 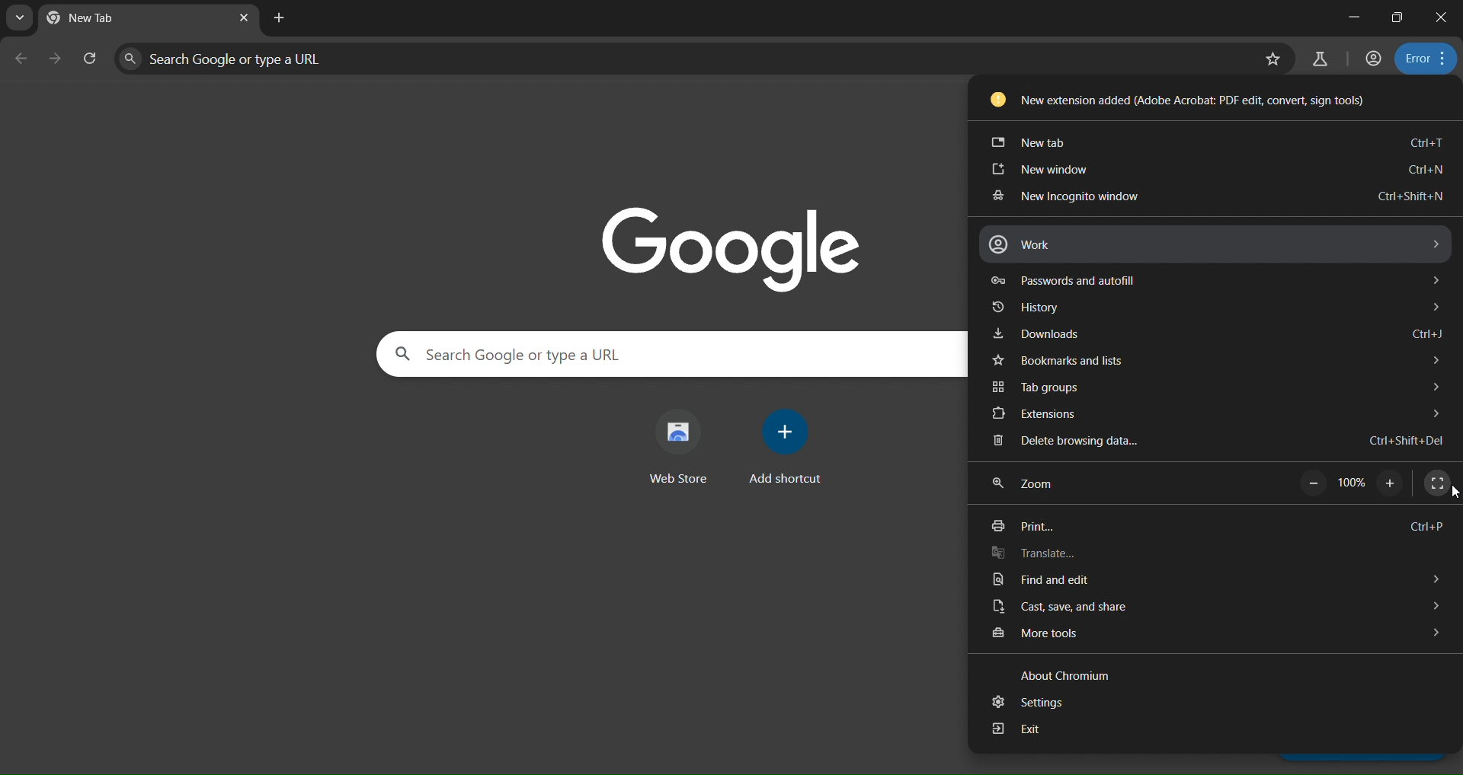 I want to click on current tab, so click(x=104, y=18).